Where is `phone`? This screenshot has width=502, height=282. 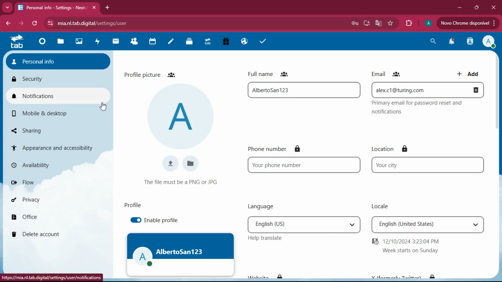 phone is located at coordinates (305, 165).